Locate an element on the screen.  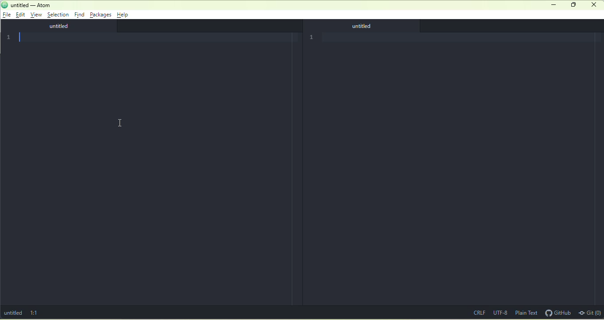
close is located at coordinates (366, 27).